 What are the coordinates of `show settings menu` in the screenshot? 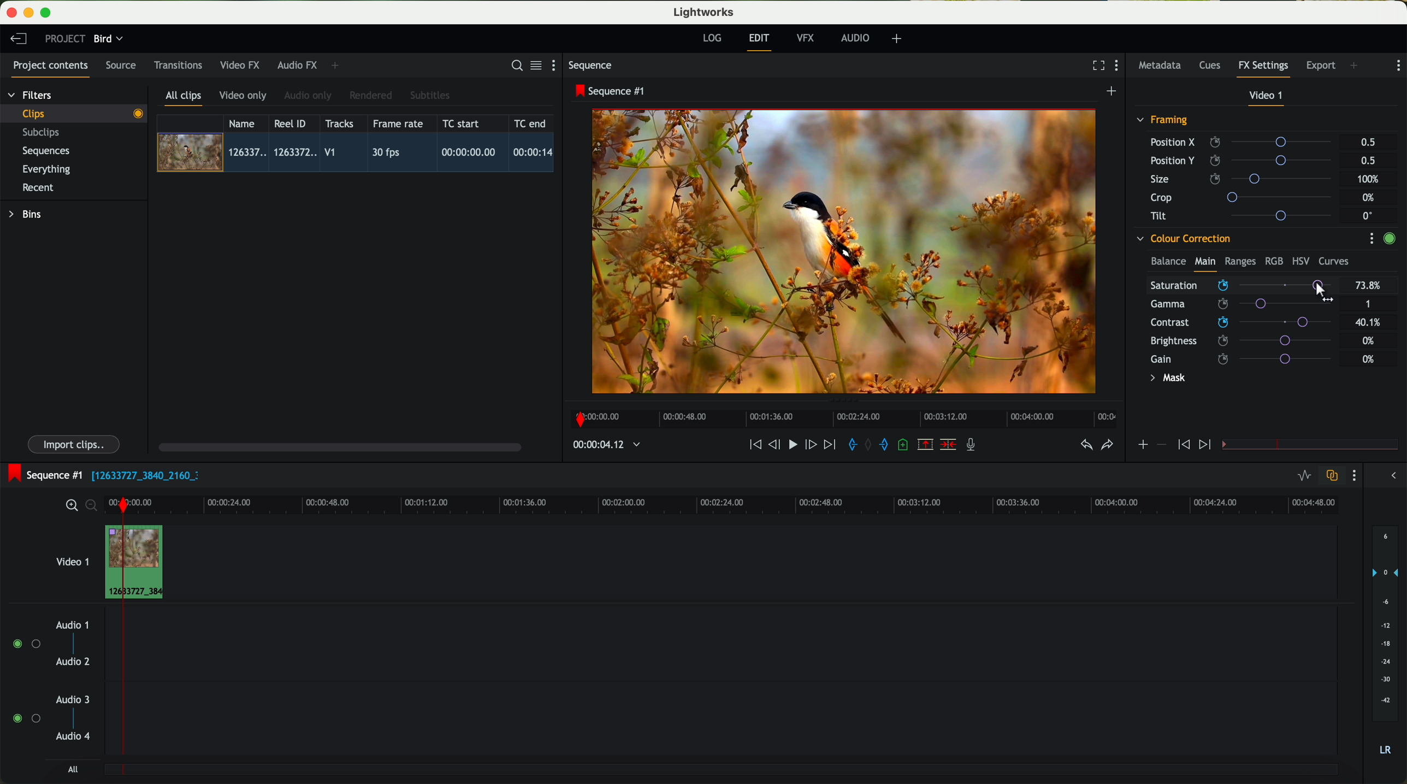 It's located at (558, 65).